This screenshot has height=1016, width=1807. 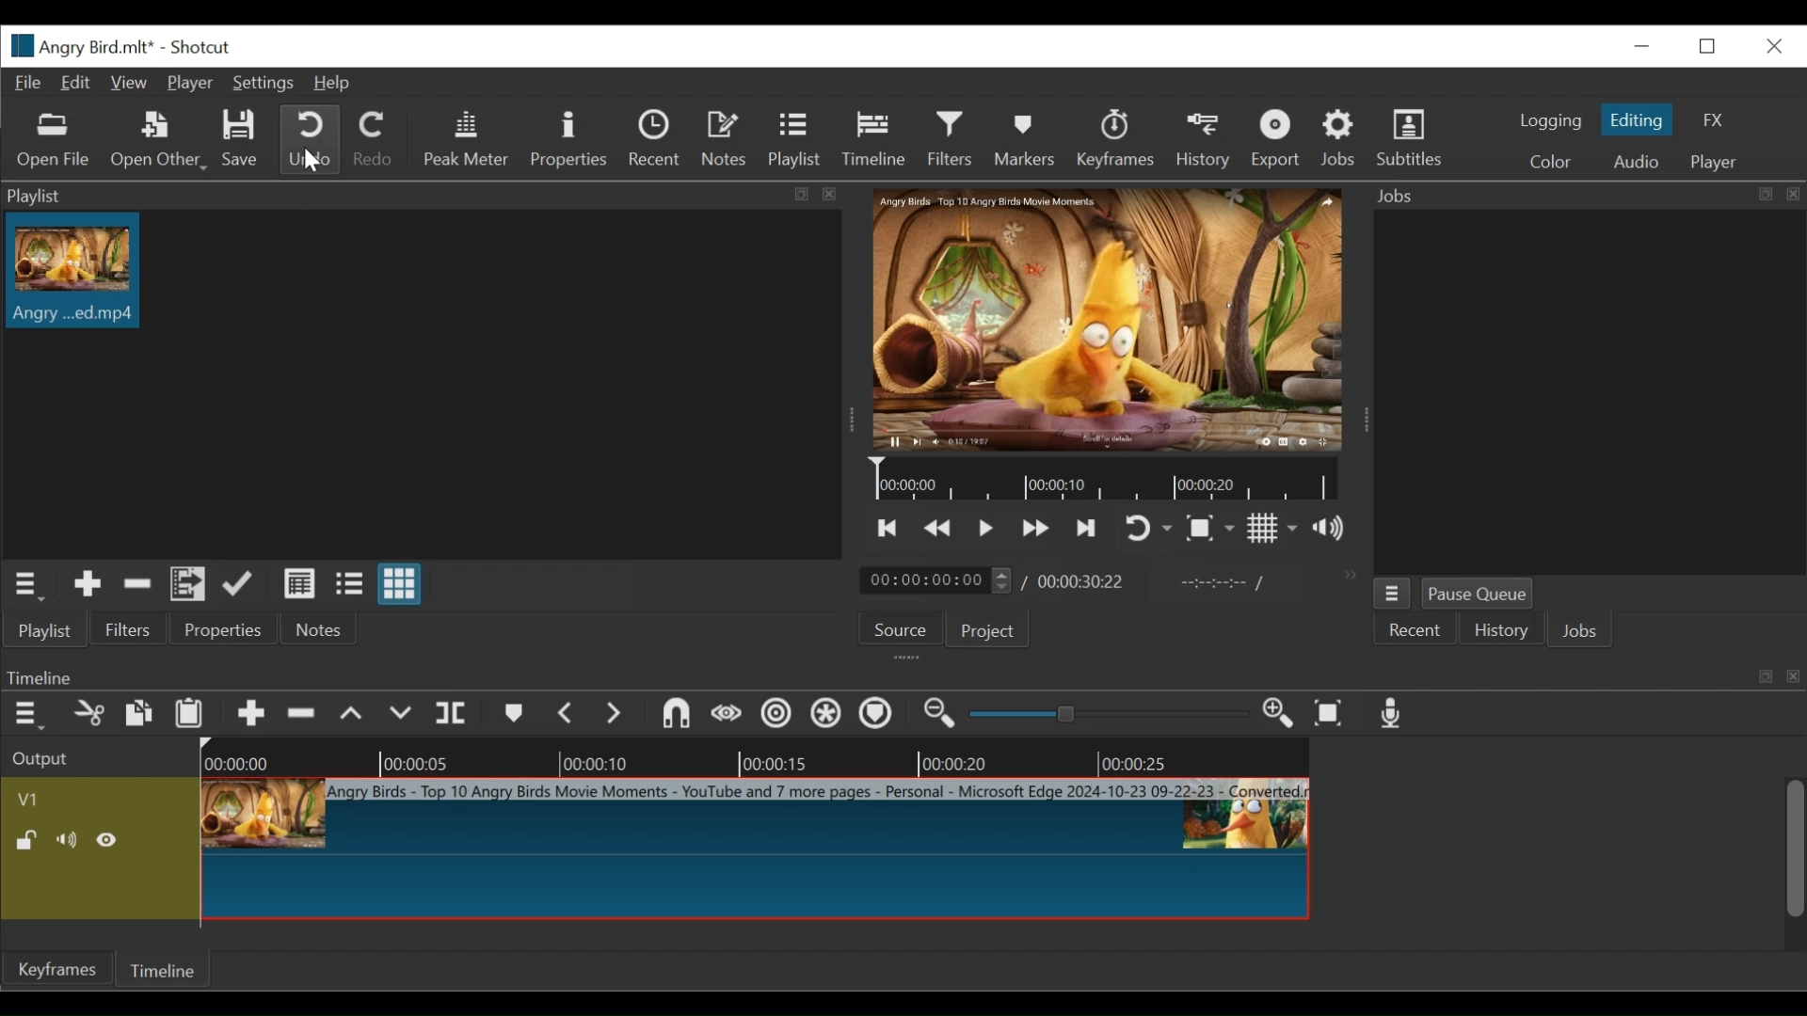 What do you see at coordinates (44, 796) in the screenshot?
I see `Video Track Name` at bounding box center [44, 796].